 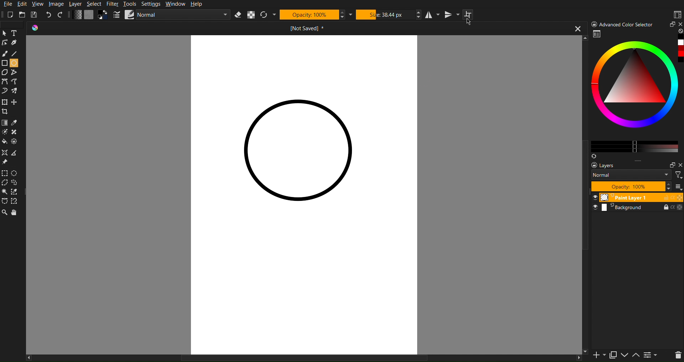 I want to click on none, so click(x=679, y=31).